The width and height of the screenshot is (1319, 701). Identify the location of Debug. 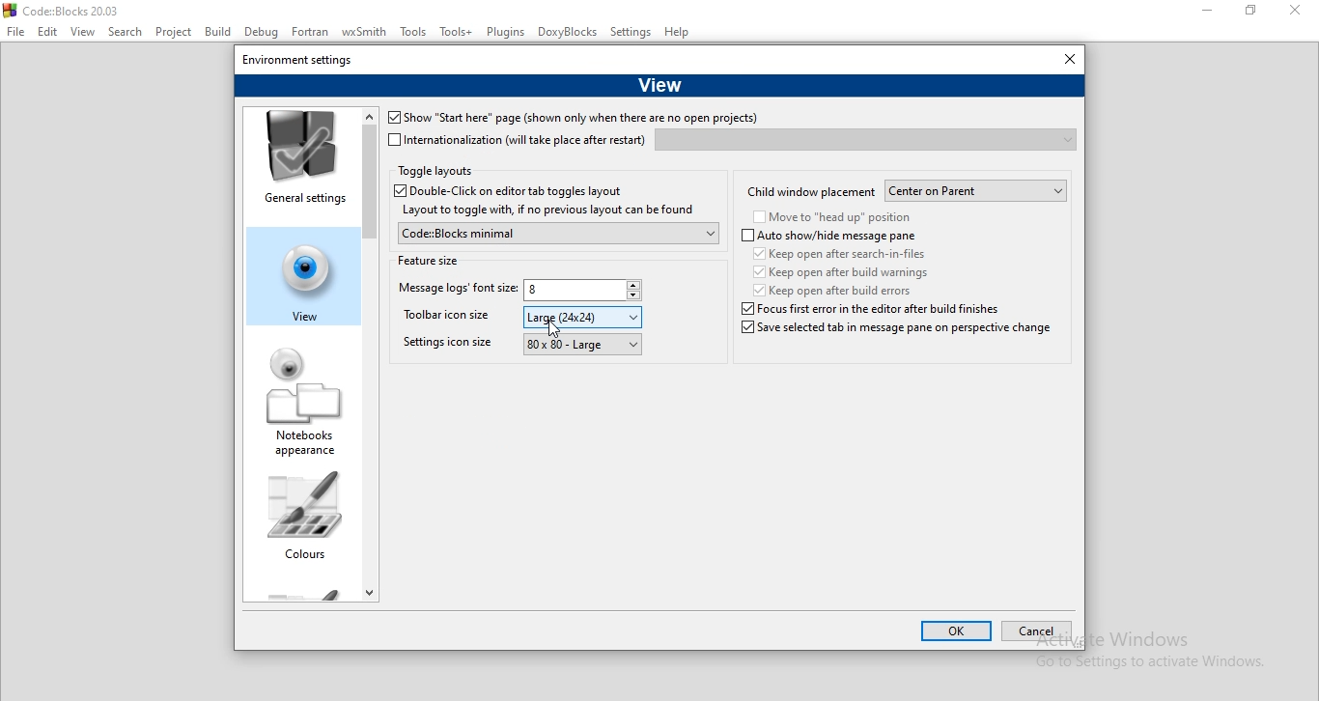
(260, 33).